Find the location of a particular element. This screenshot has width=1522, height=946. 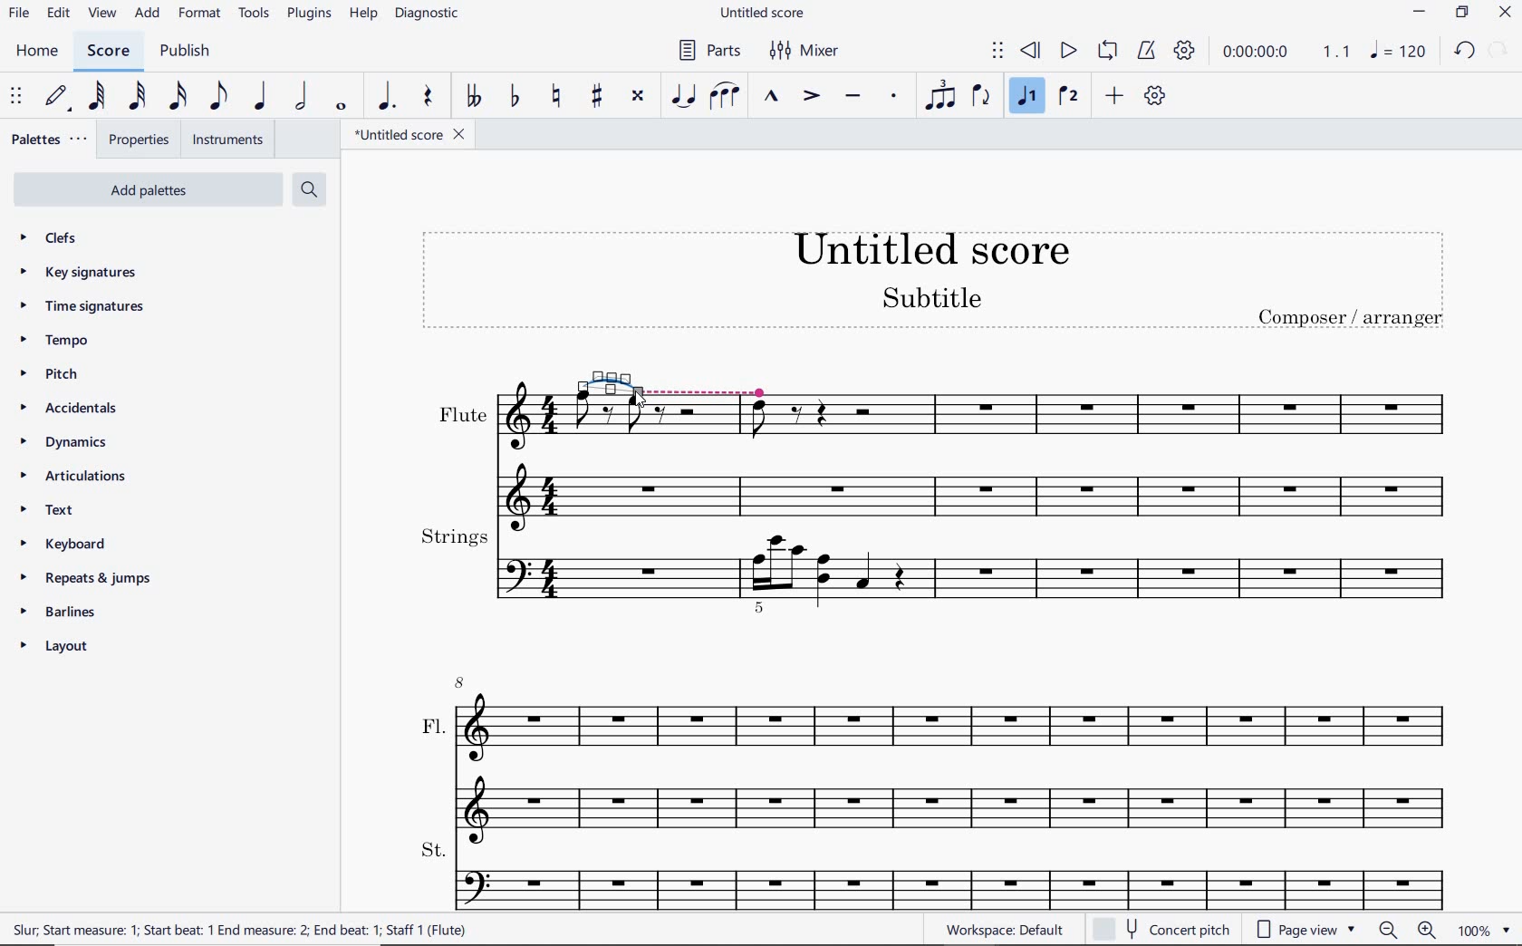

FILE NAME is located at coordinates (407, 133).